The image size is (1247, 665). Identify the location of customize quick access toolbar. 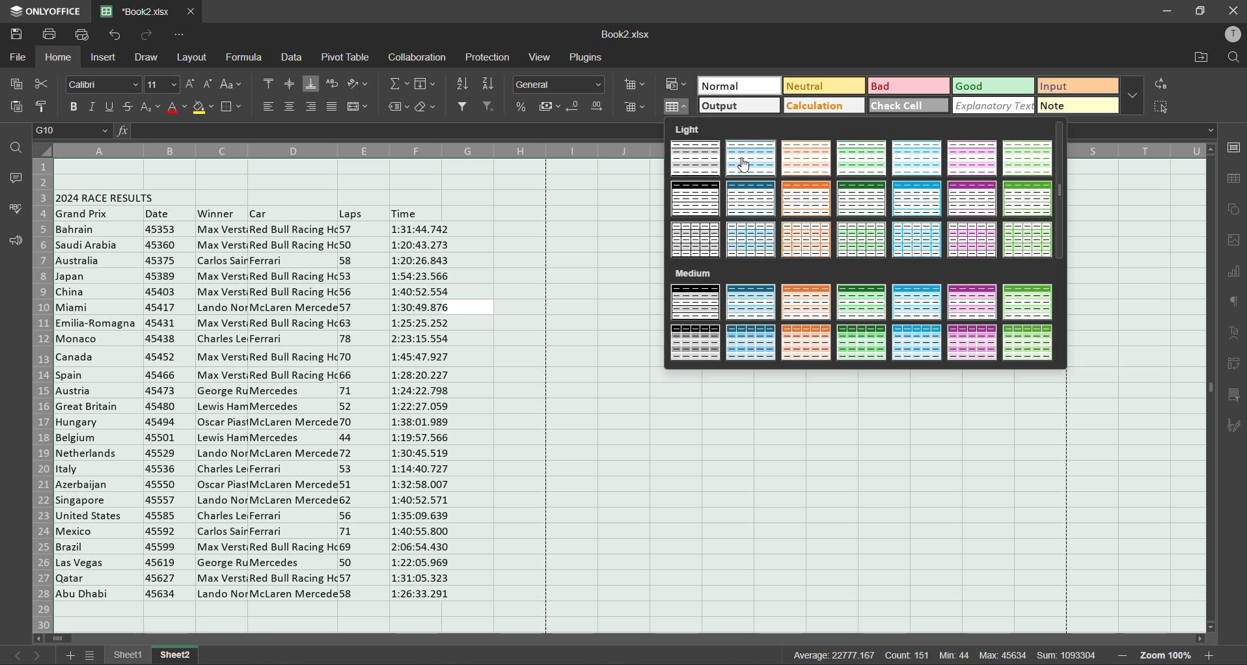
(180, 34).